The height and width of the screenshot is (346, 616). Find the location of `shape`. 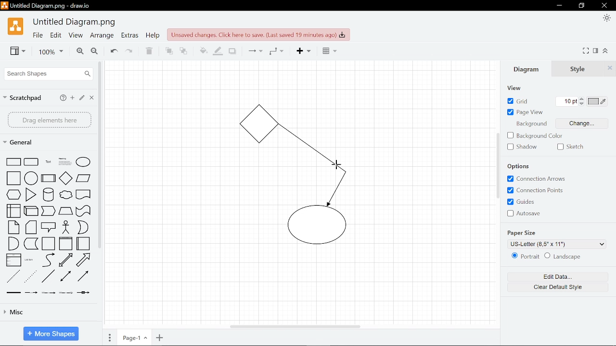

shape is located at coordinates (13, 276).